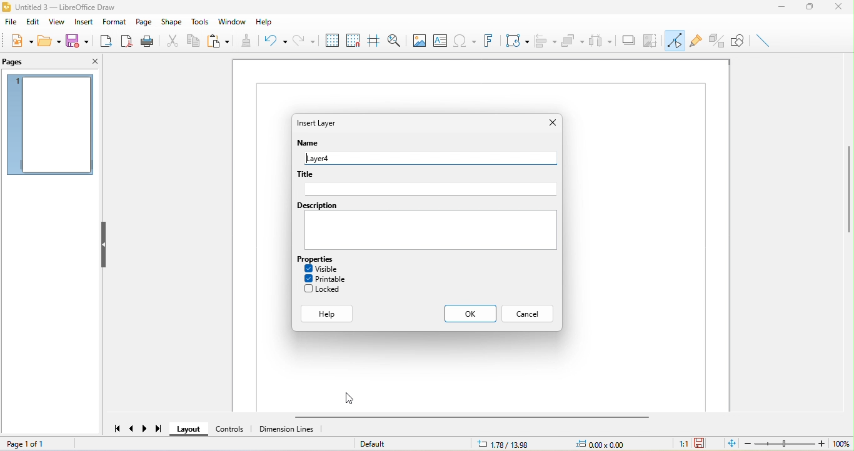  Describe the element at coordinates (310, 143) in the screenshot. I see `Name` at that location.